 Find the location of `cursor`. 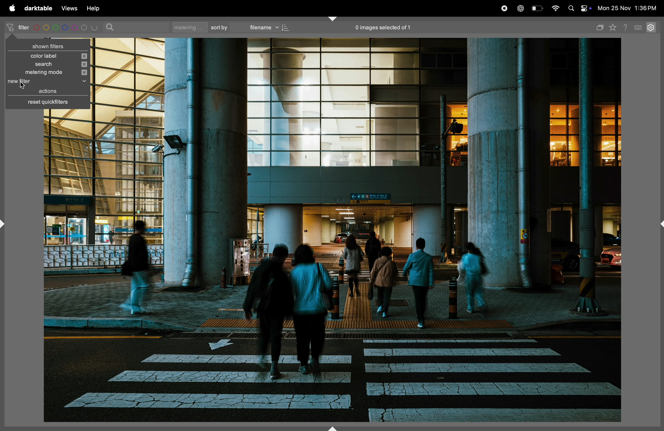

cursor is located at coordinates (23, 85).